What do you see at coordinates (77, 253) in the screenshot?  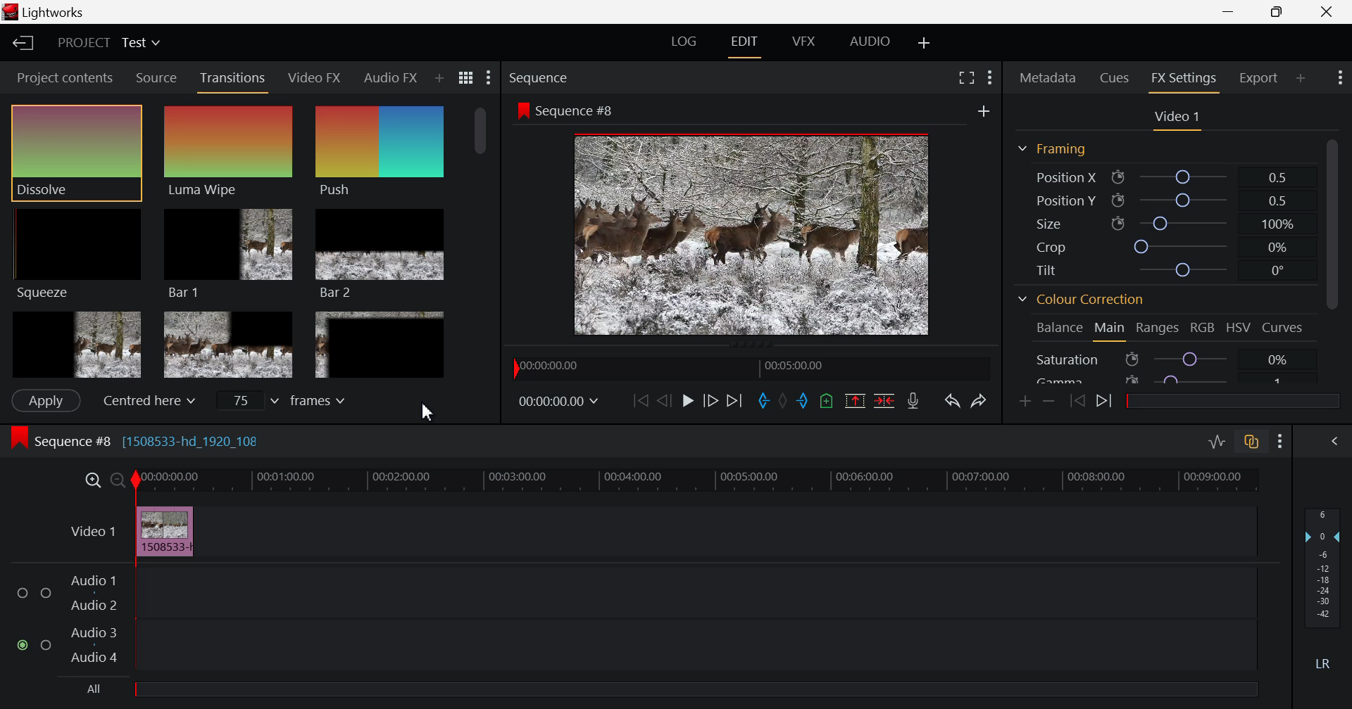 I see `Squeeze` at bounding box center [77, 253].